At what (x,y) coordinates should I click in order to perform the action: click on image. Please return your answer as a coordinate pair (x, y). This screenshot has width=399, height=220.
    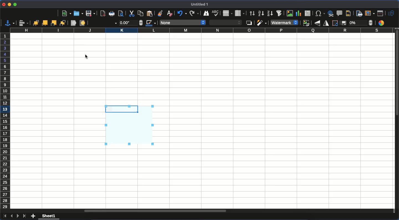
    Looking at the image, I should click on (290, 13).